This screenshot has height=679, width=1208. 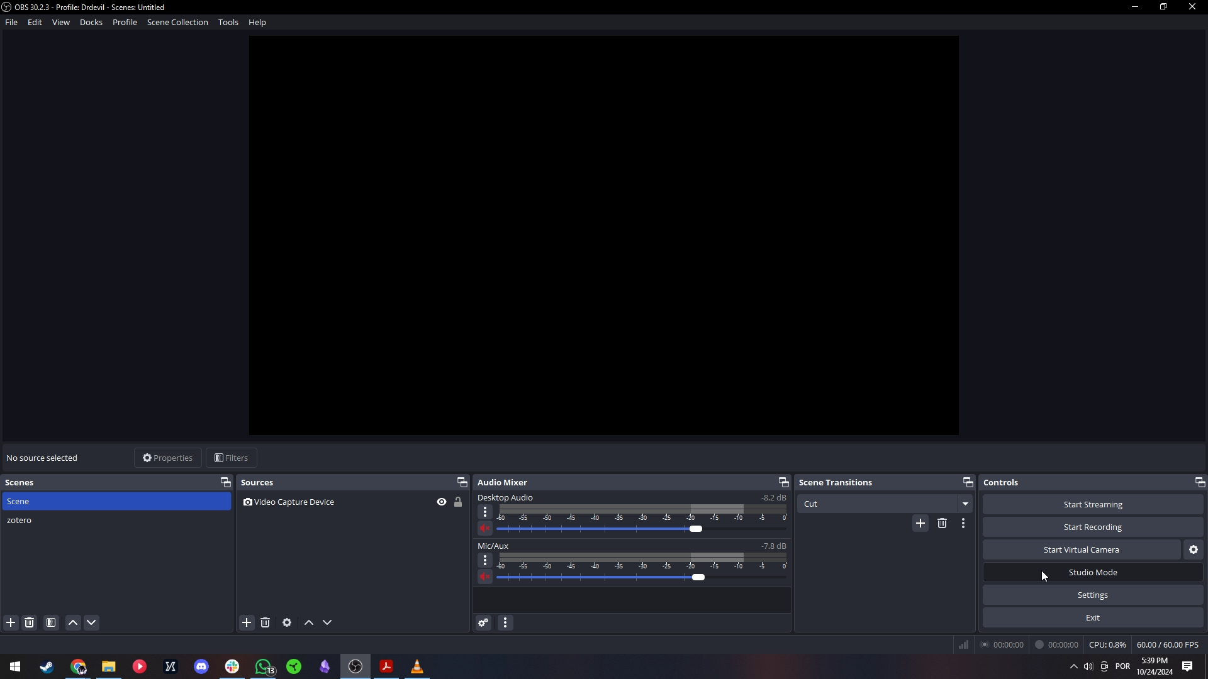 I want to click on Cut, so click(x=877, y=504).